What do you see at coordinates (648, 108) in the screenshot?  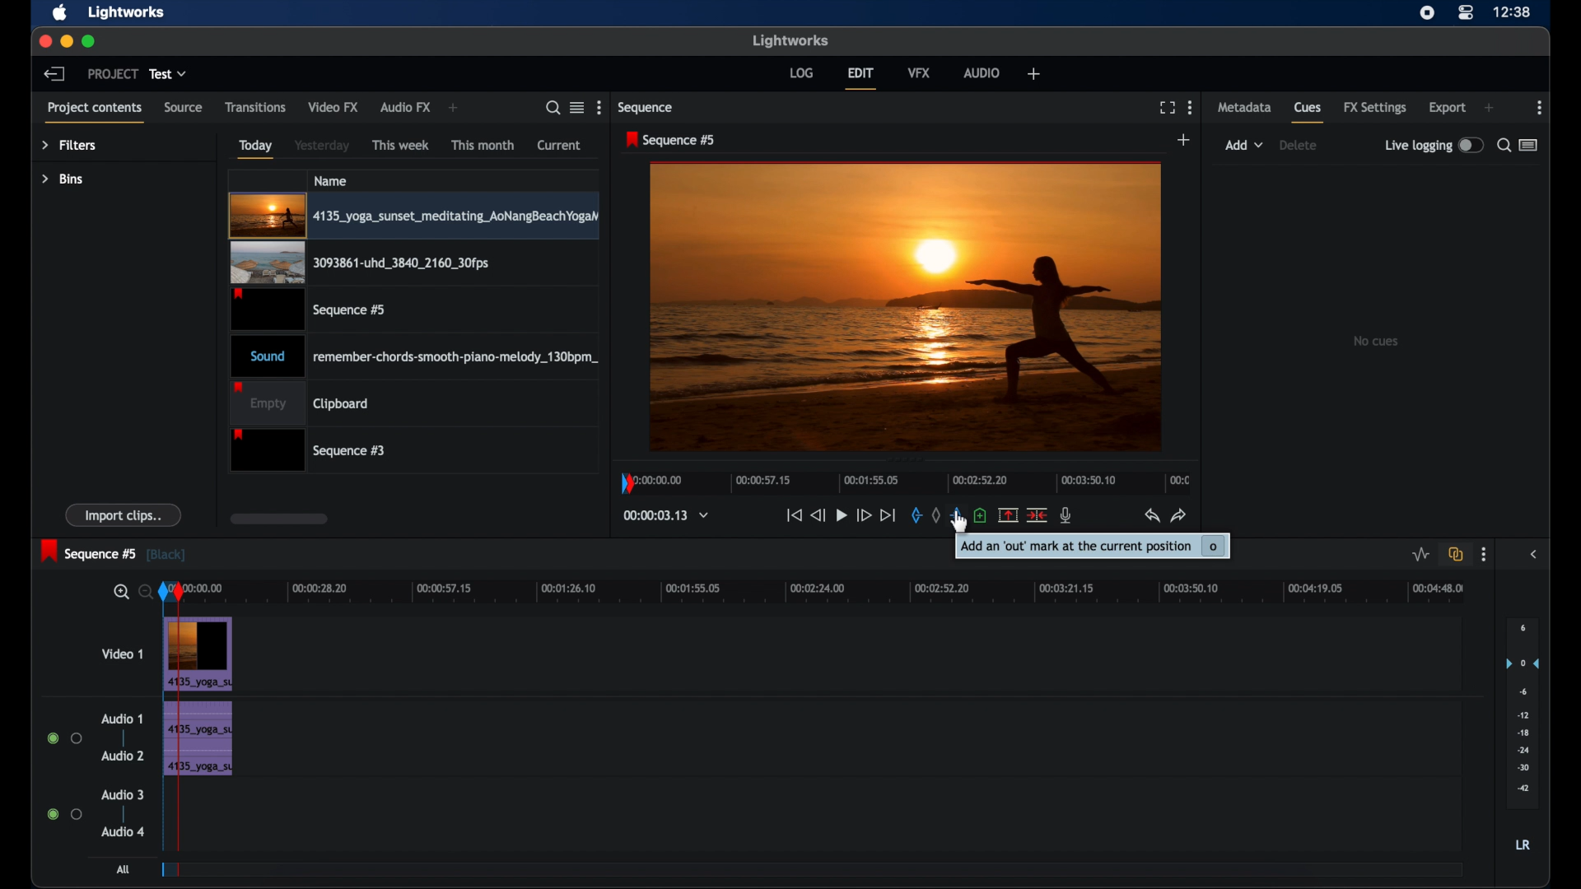 I see `sequence` at bounding box center [648, 108].